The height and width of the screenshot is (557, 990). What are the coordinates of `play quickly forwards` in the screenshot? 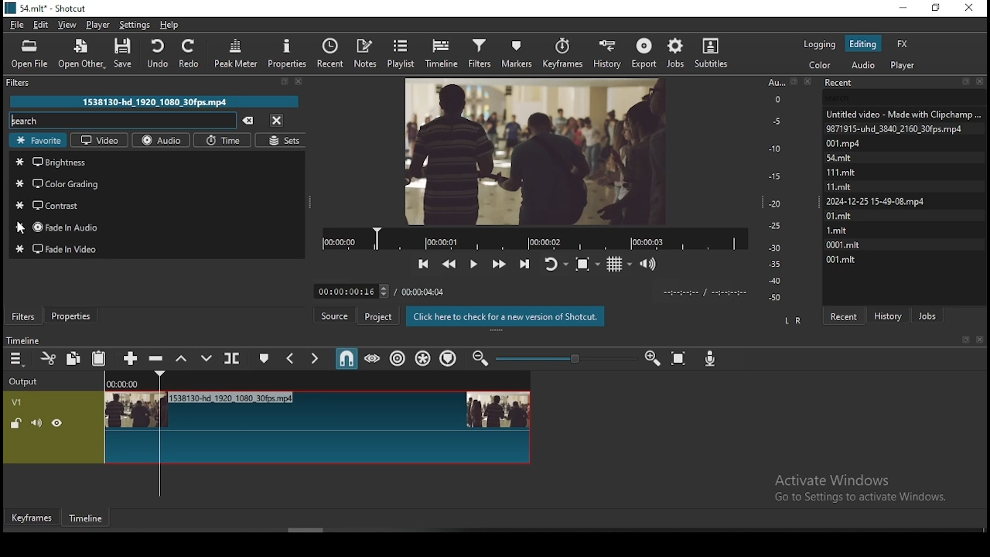 It's located at (500, 261).